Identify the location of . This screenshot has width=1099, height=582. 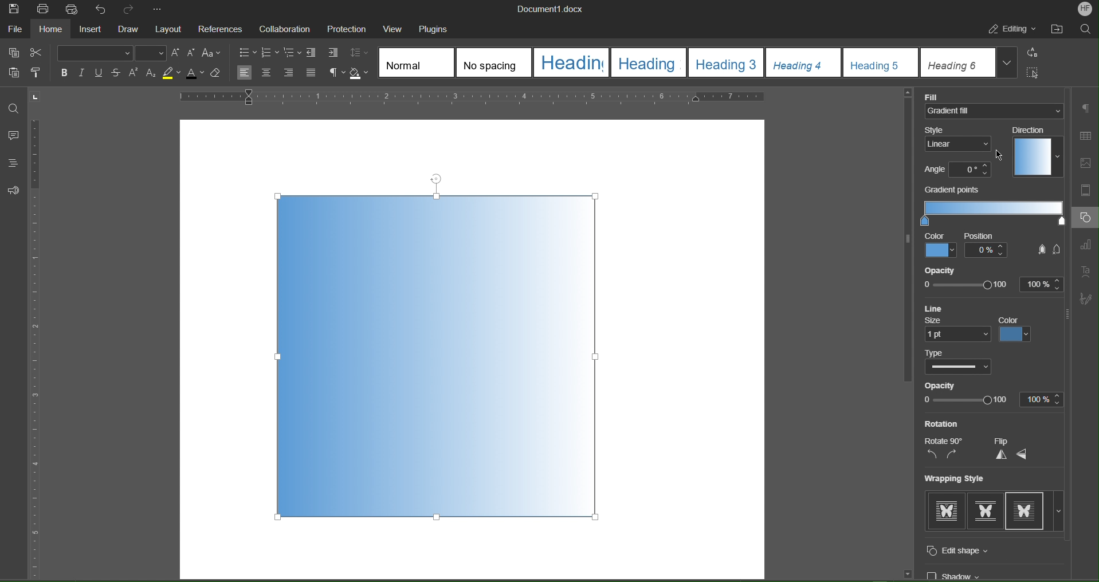
(350, 28).